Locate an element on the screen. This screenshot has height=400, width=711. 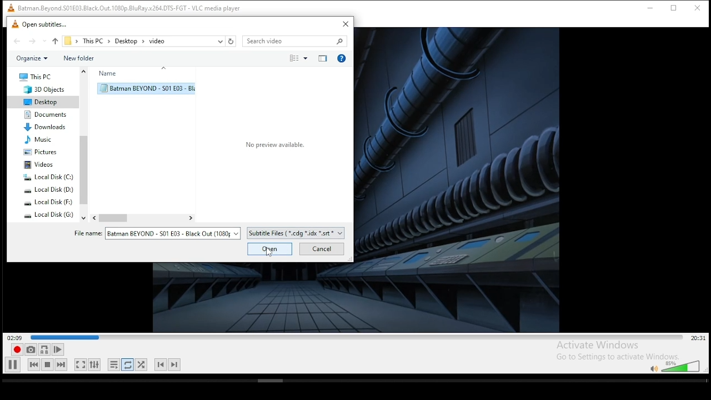
record is located at coordinates (17, 349).